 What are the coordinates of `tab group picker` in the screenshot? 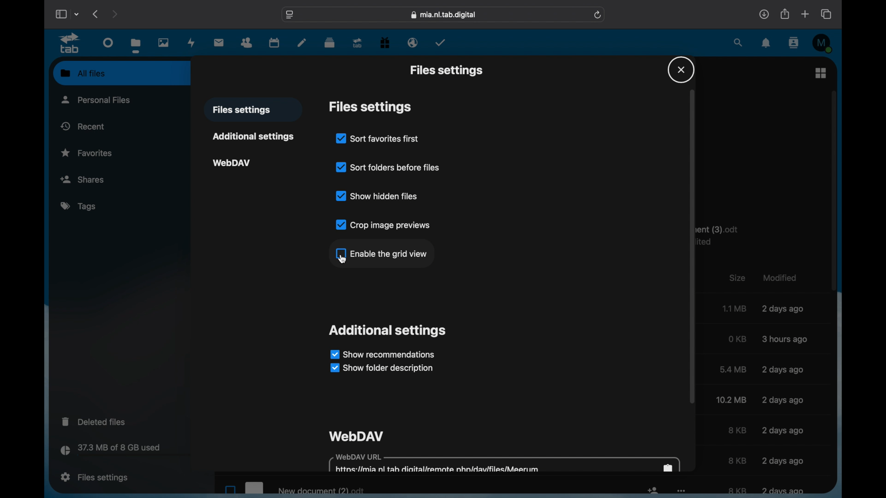 It's located at (77, 14).